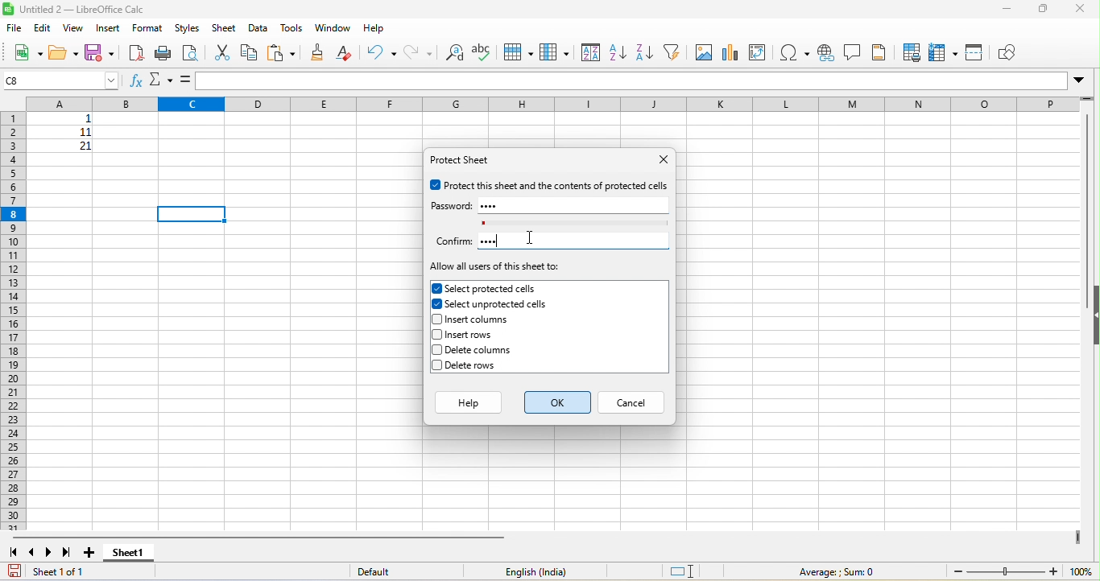  Describe the element at coordinates (825, 52) in the screenshot. I see `hyperlink` at that location.